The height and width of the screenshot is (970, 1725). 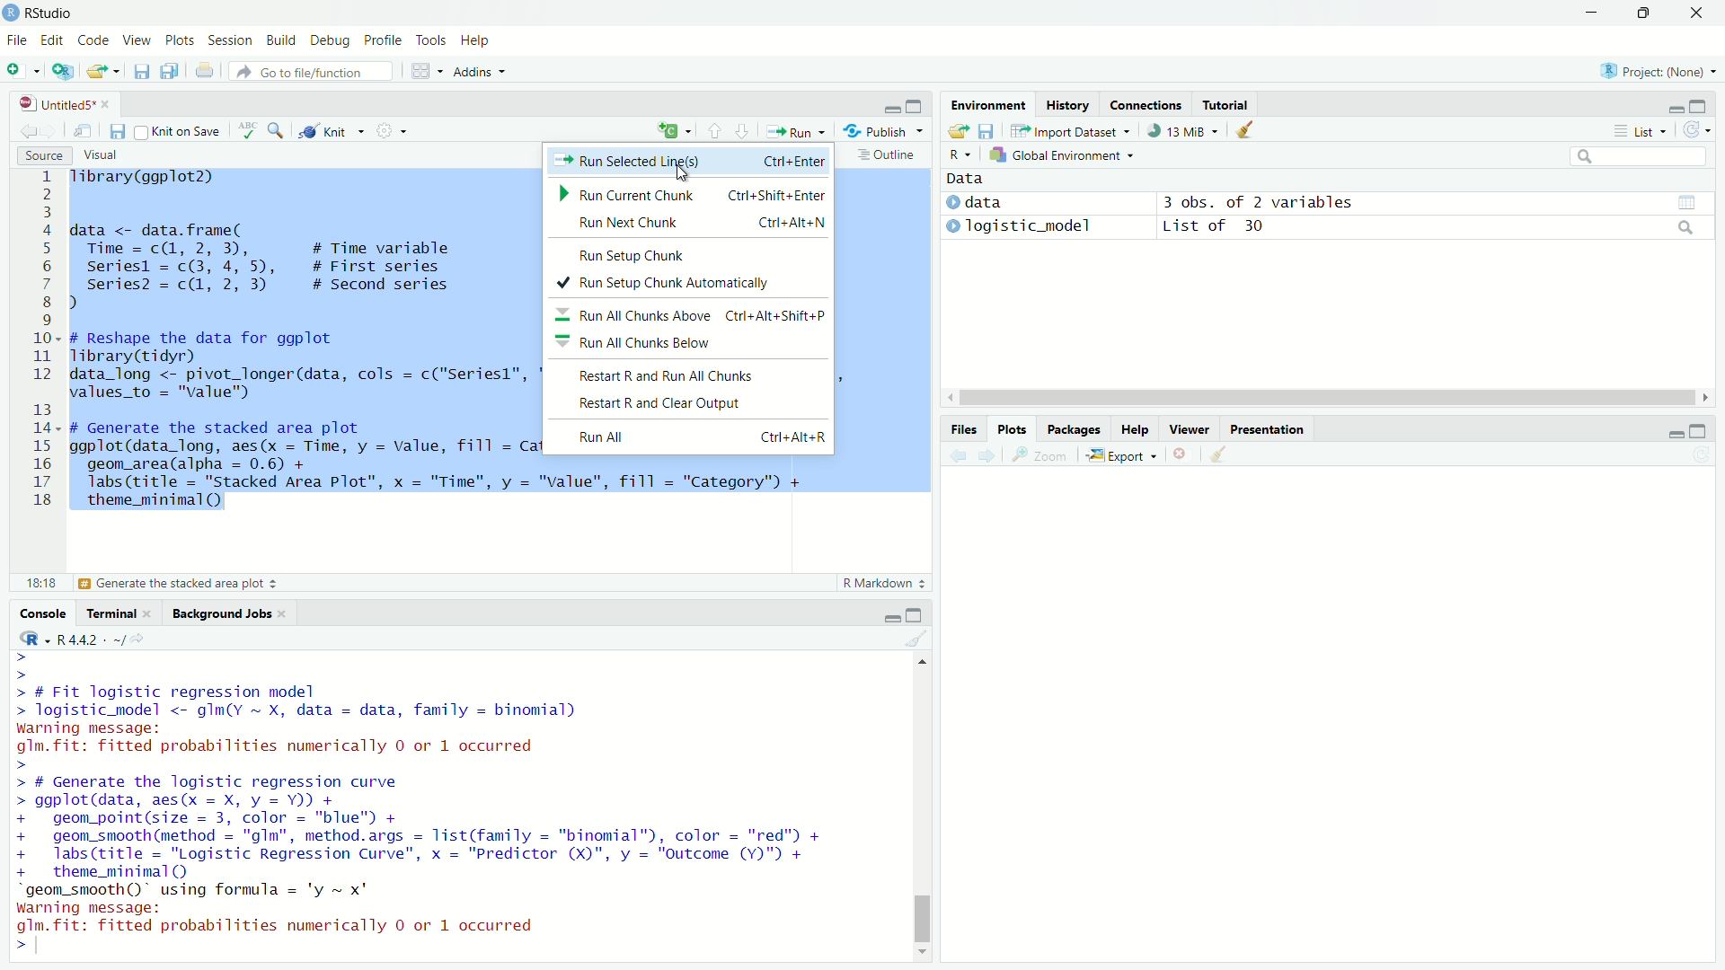 I want to click on Run All Chunks Below, so click(x=657, y=345).